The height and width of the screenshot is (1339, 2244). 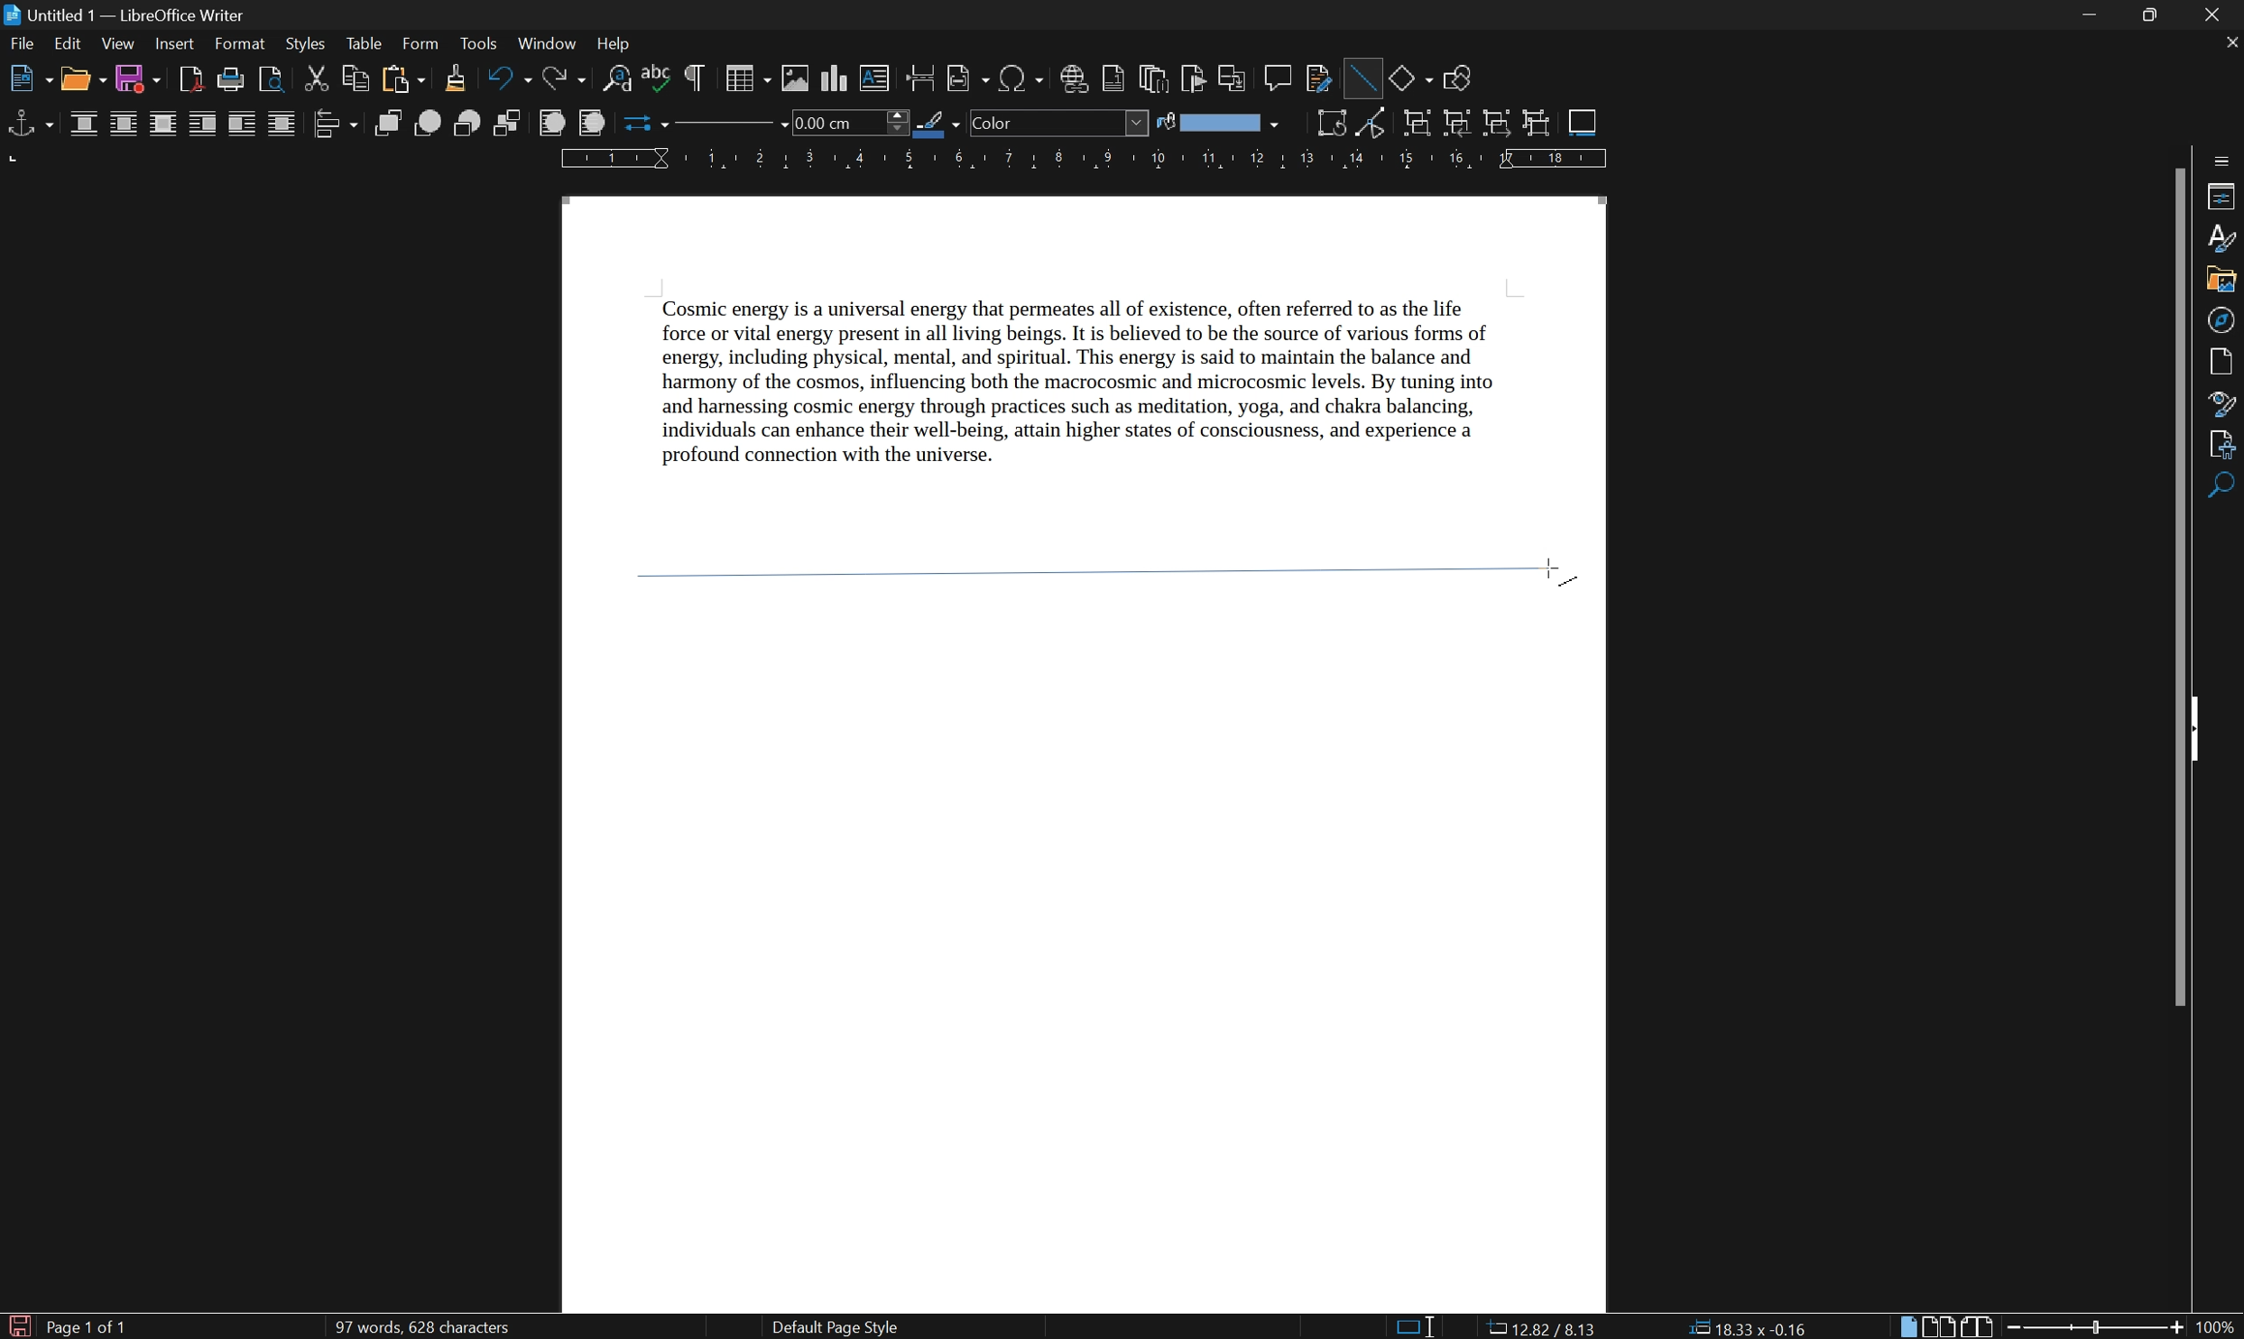 I want to click on toggle point edit mode, so click(x=1378, y=125).